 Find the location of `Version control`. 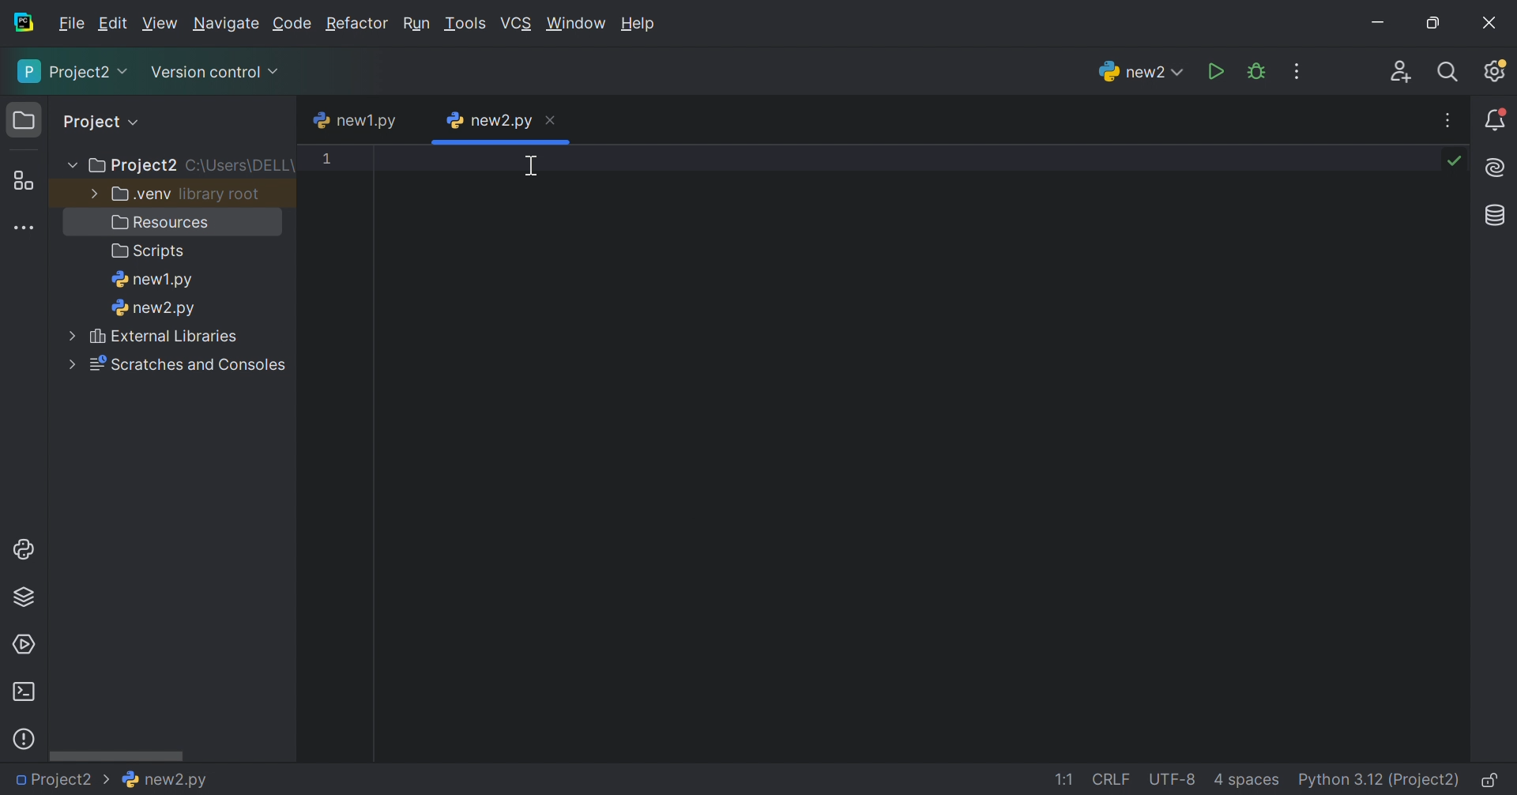

Version control is located at coordinates (216, 74).